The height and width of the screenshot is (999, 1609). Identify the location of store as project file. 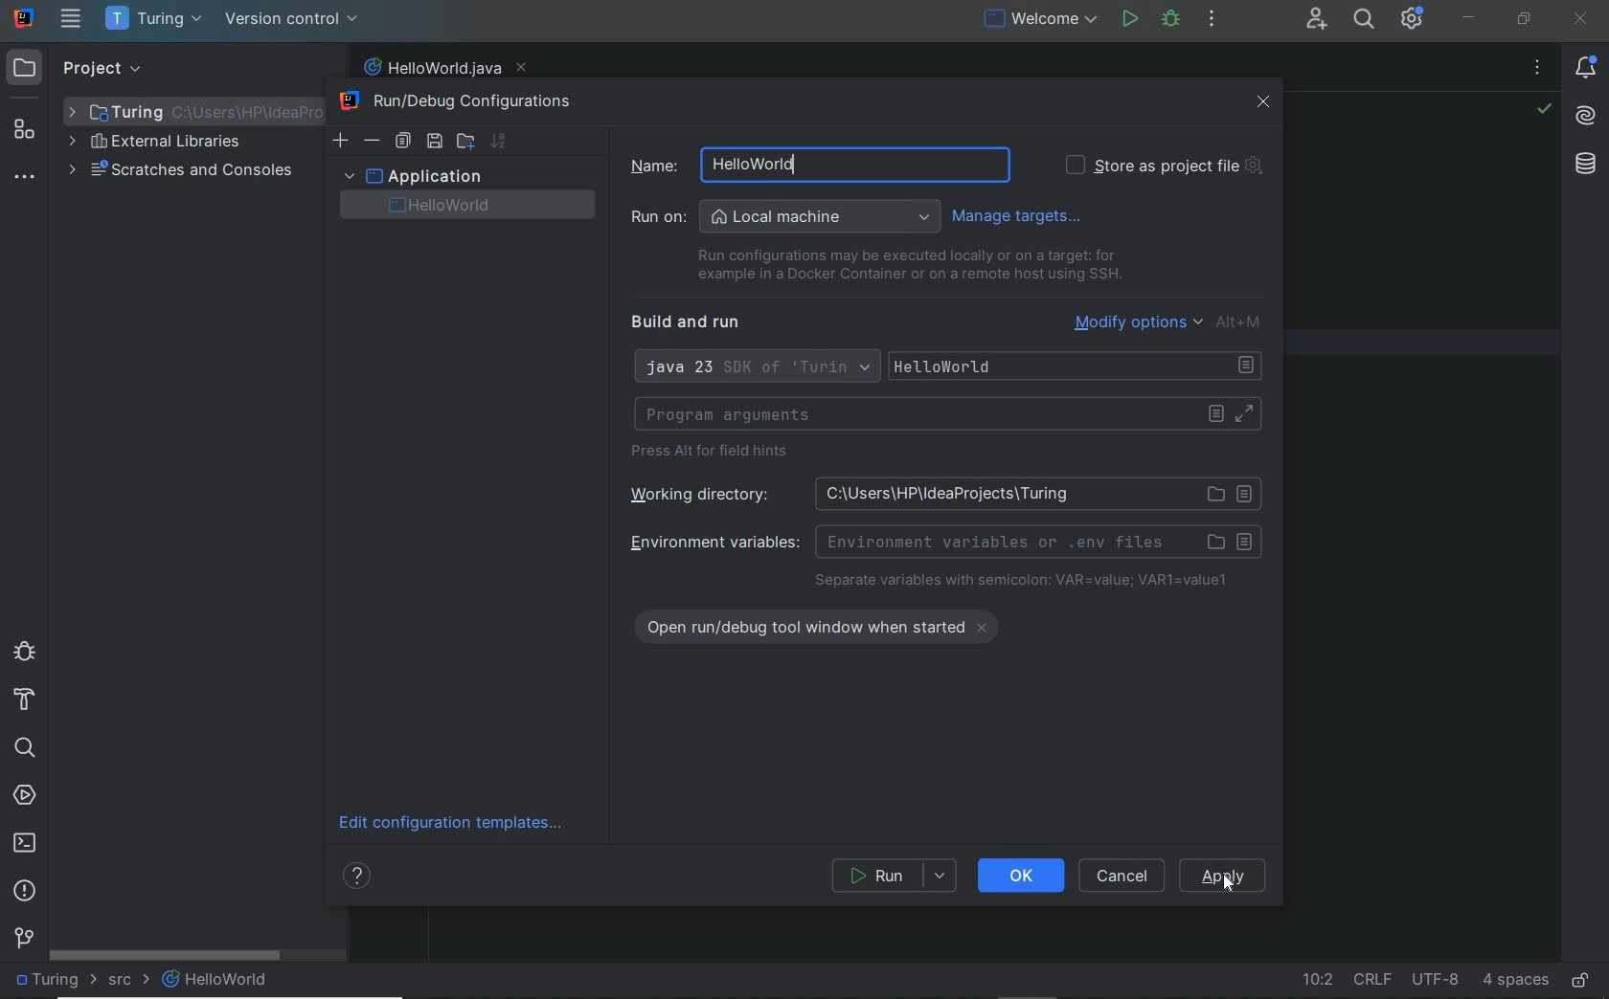
(1163, 166).